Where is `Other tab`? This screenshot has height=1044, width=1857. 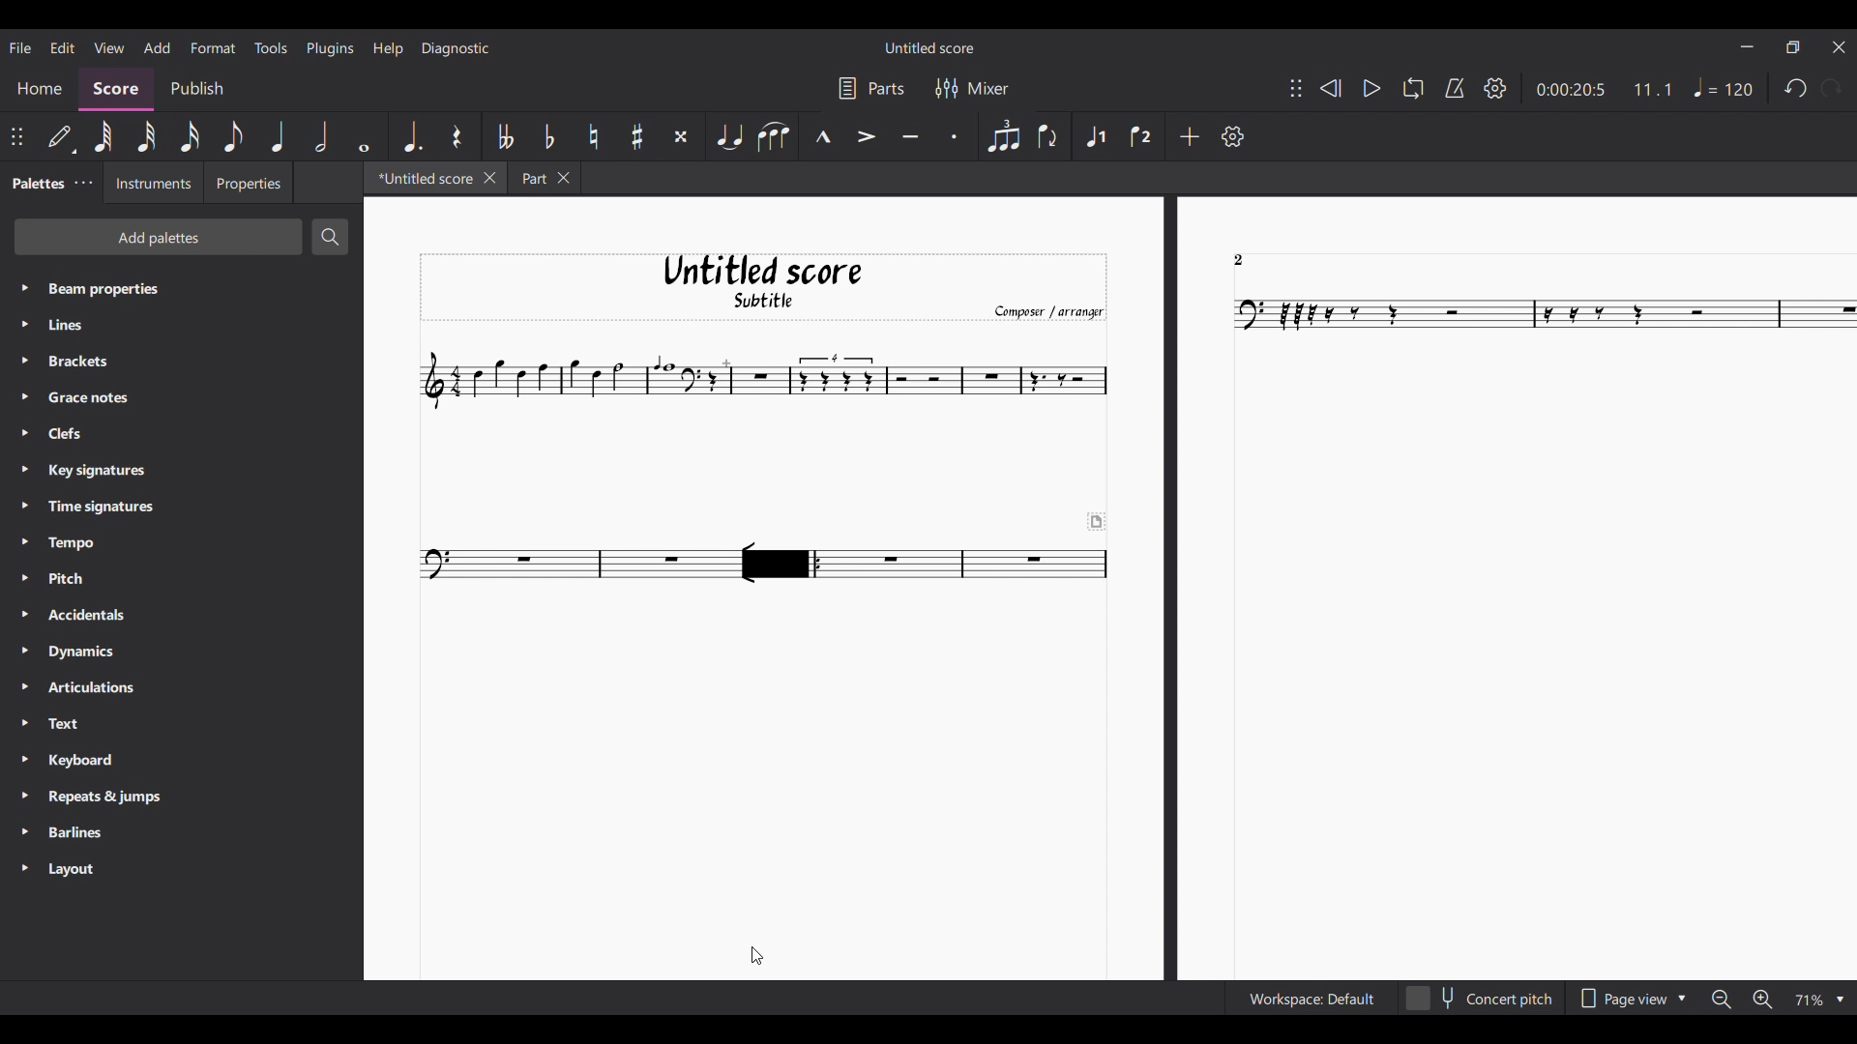
Other tab is located at coordinates (544, 178).